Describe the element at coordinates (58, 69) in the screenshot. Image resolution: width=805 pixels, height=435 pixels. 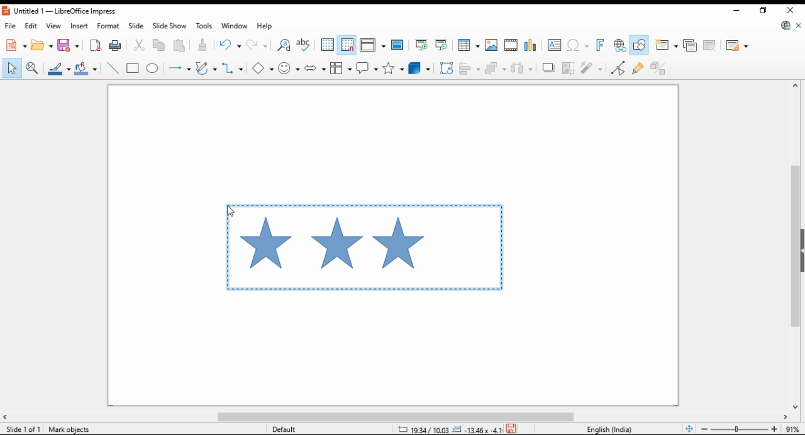
I see `line color` at that location.